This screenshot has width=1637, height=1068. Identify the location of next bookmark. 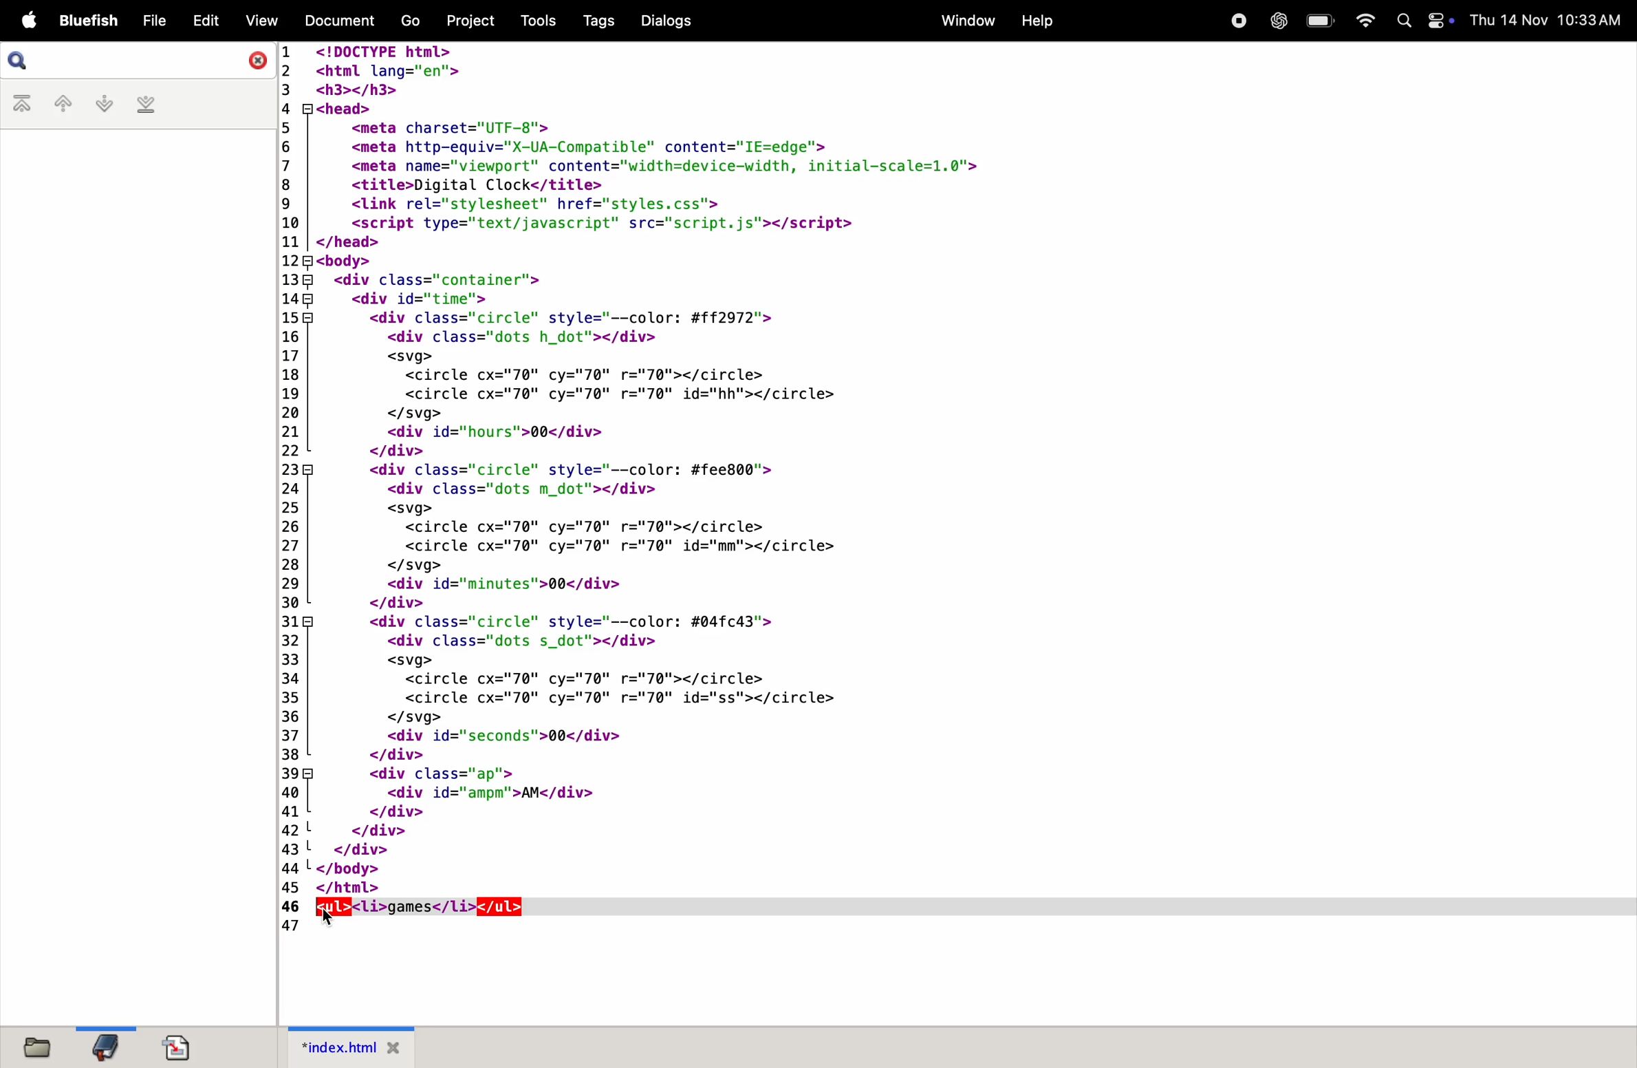
(102, 104).